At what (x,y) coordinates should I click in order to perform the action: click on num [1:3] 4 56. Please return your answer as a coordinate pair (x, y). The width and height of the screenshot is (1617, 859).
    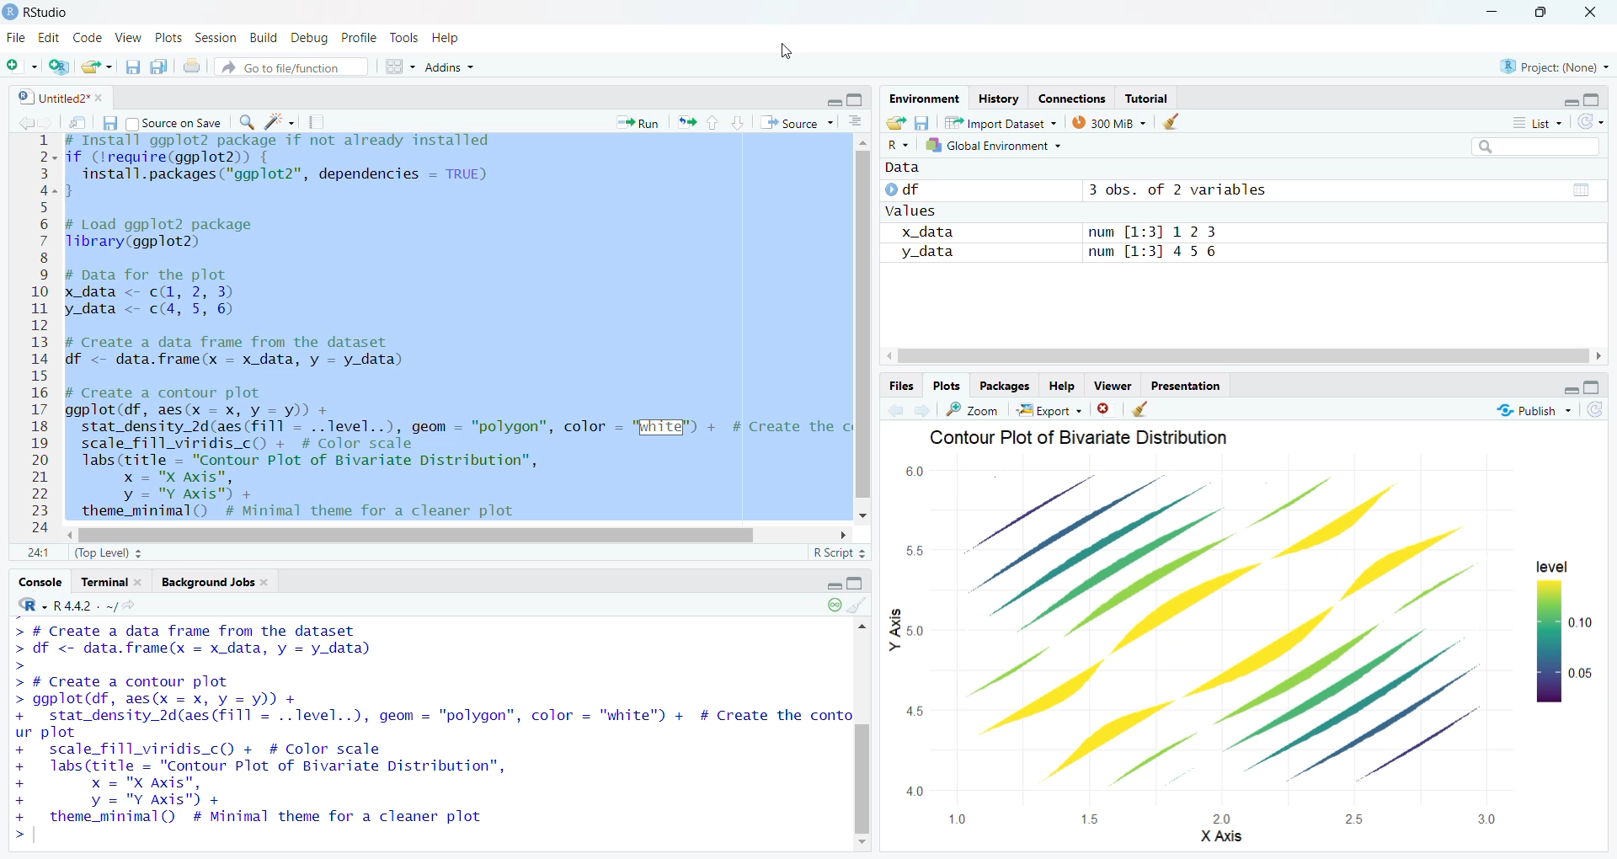
    Looking at the image, I should click on (1158, 253).